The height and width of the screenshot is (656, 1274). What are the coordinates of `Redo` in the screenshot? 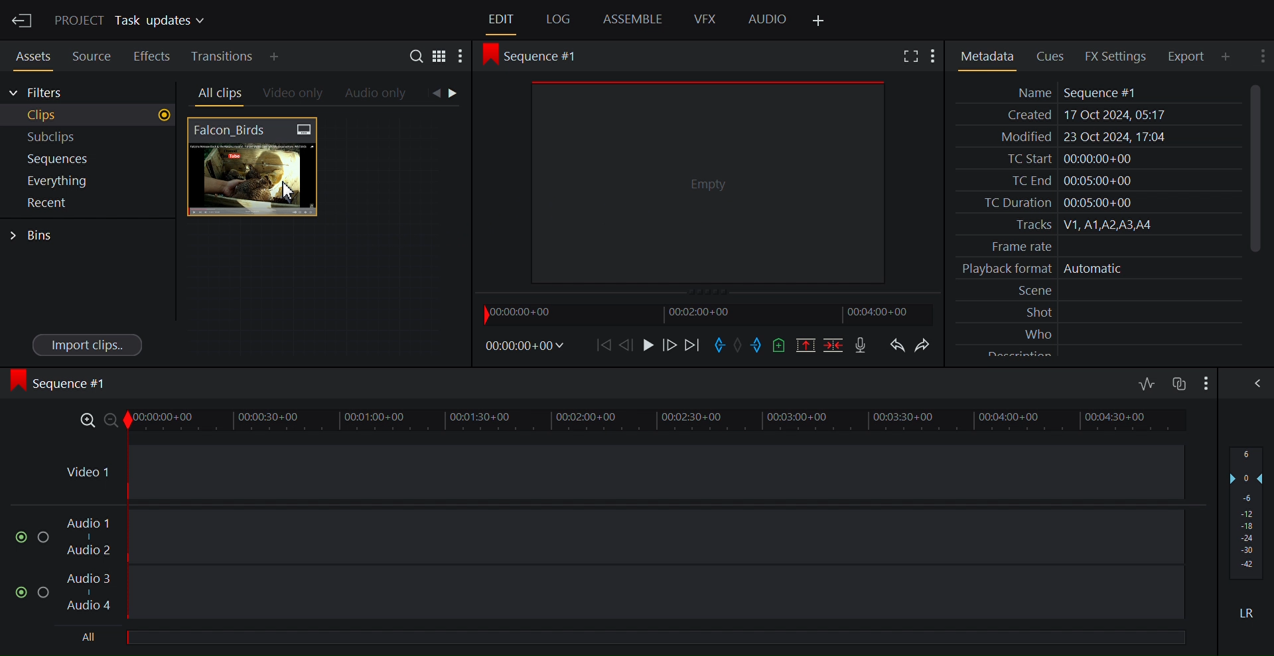 It's located at (927, 345).